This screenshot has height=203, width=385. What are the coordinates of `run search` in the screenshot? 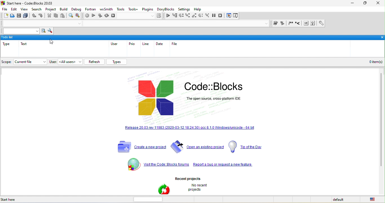 It's located at (43, 31).